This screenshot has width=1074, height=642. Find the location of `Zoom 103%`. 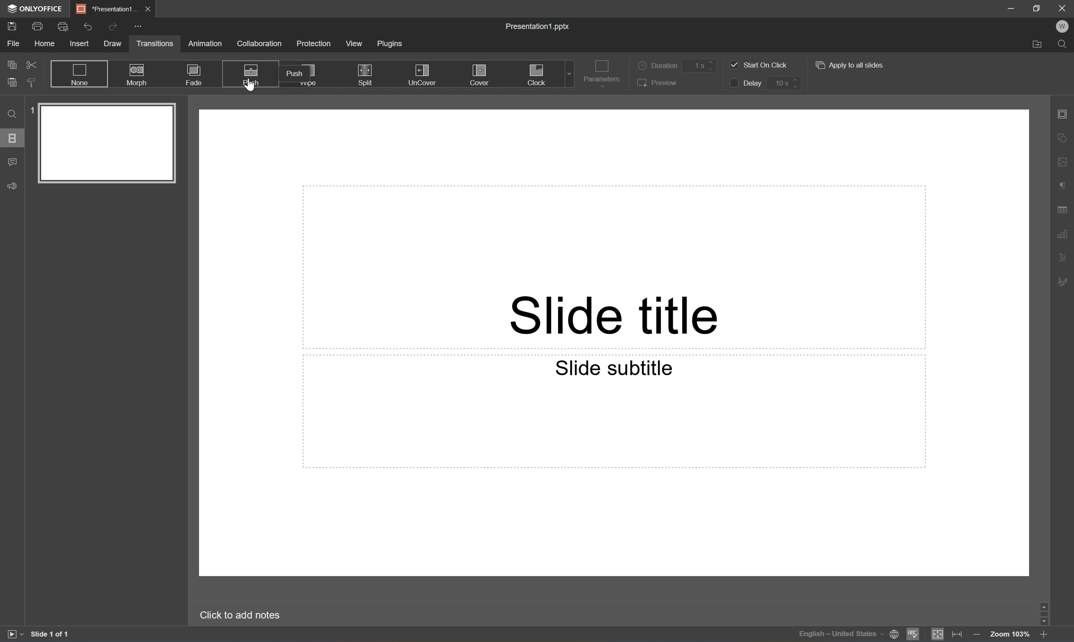

Zoom 103% is located at coordinates (1008, 635).